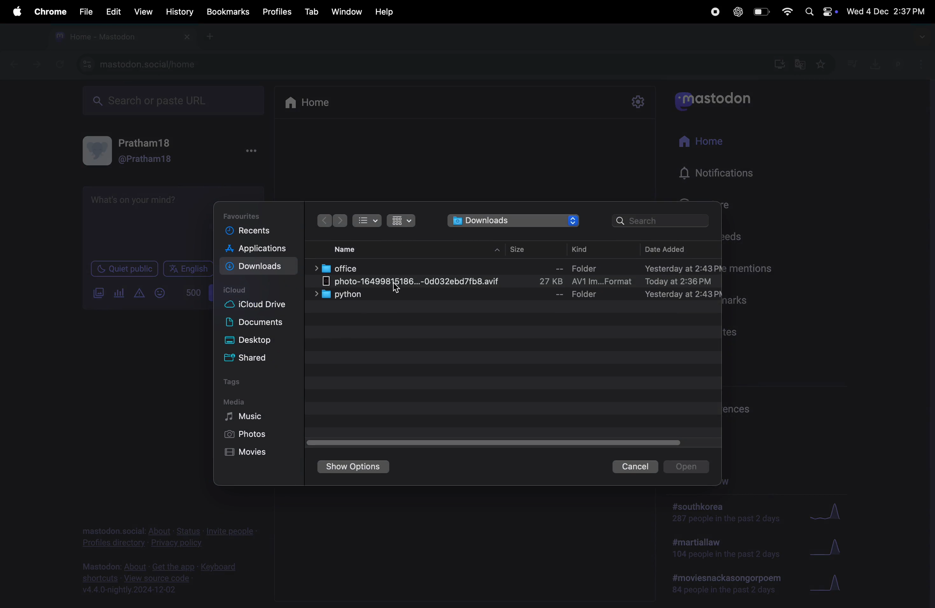  I want to click on graph, so click(826, 512).